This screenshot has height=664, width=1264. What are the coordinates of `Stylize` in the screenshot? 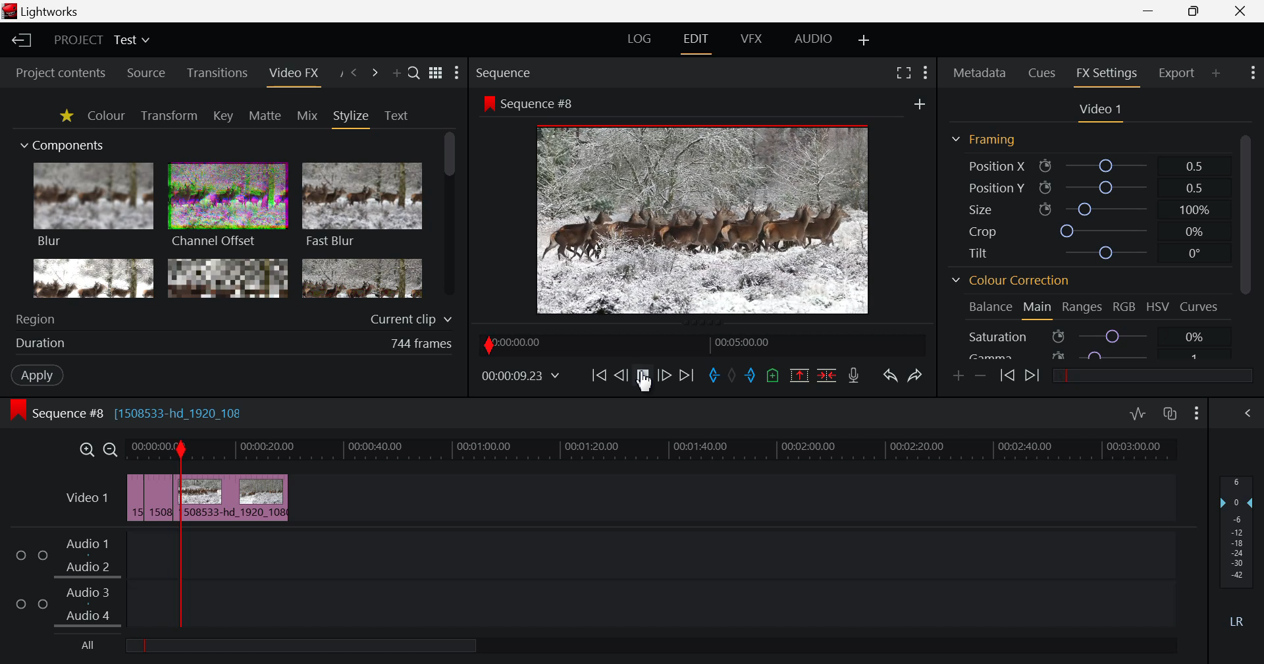 It's located at (352, 118).